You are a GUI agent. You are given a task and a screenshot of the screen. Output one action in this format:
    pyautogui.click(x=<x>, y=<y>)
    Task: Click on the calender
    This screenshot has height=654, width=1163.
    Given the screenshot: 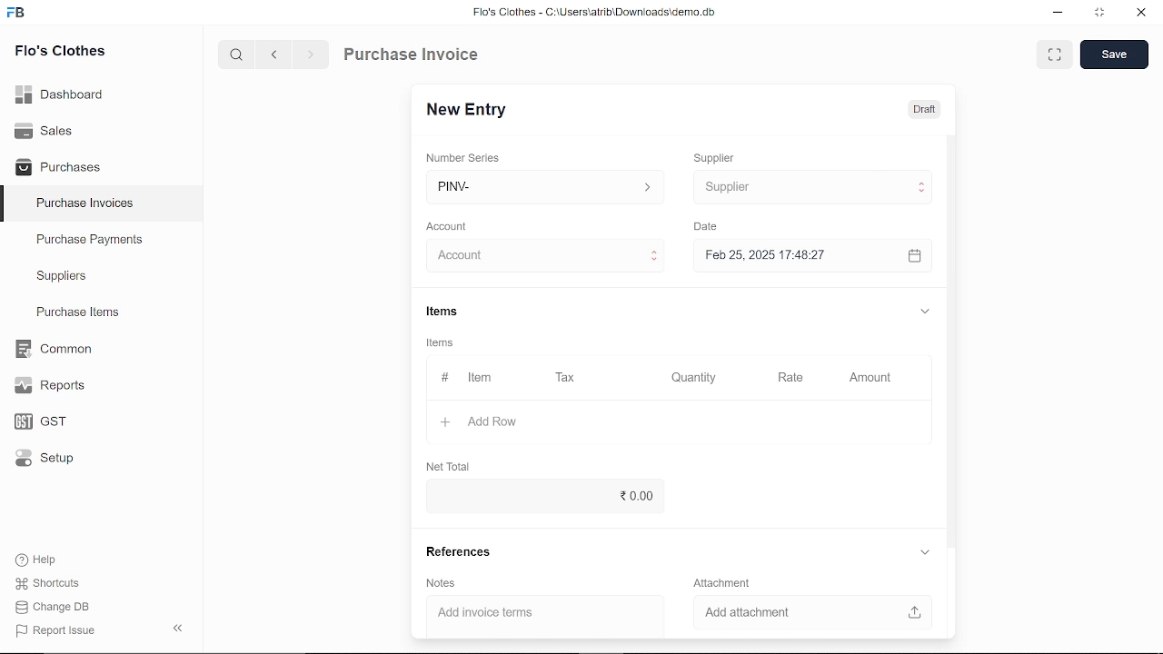 What is the action you would take?
    pyautogui.click(x=917, y=256)
    